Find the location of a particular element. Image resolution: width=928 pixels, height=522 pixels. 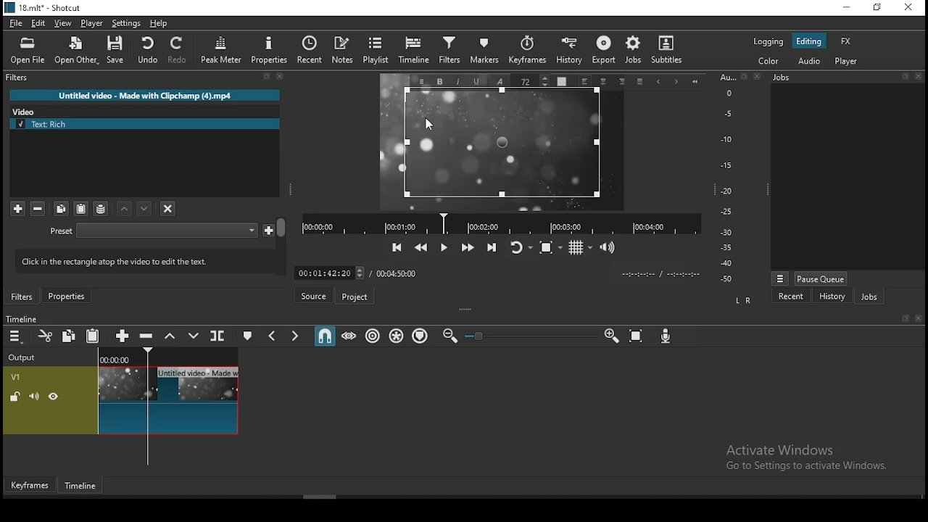

play quickly backwards is located at coordinates (420, 247).